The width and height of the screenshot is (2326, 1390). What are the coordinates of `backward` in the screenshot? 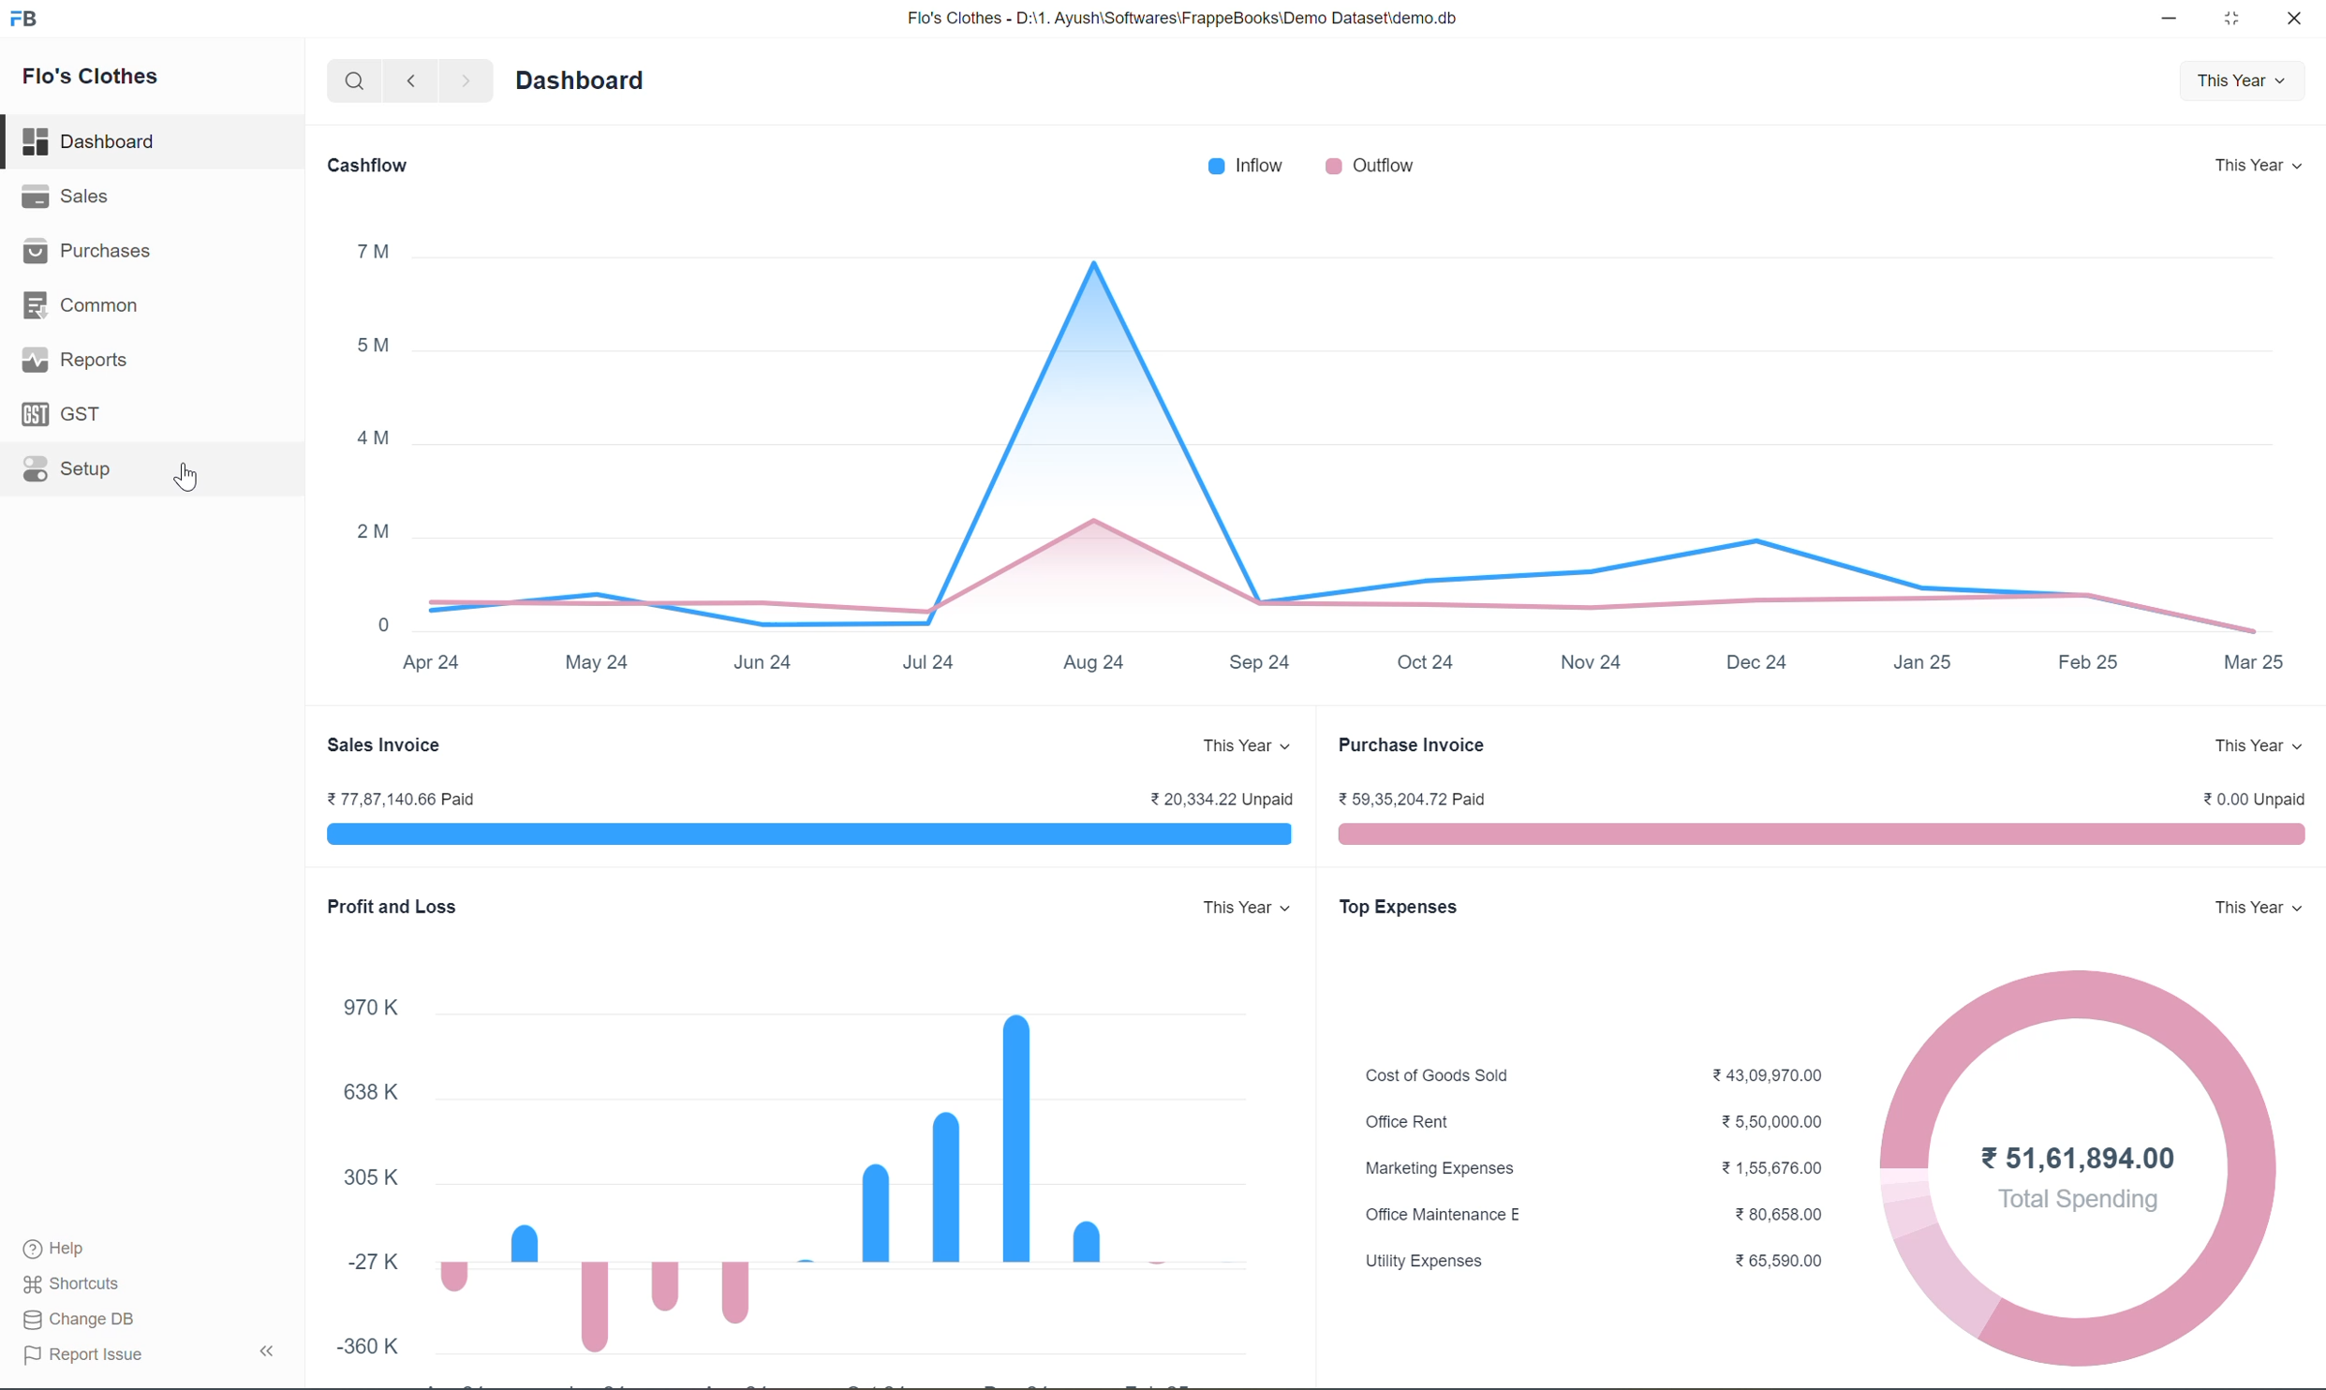 It's located at (413, 81).